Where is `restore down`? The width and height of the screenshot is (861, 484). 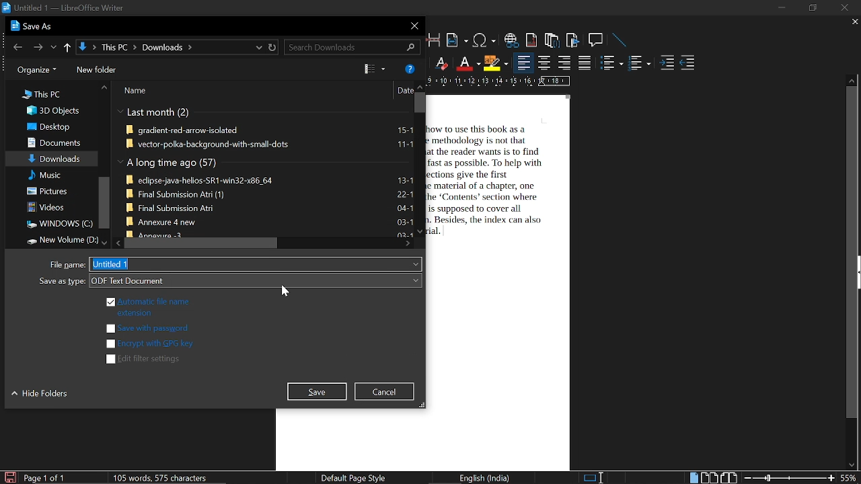
restore down is located at coordinates (811, 8).